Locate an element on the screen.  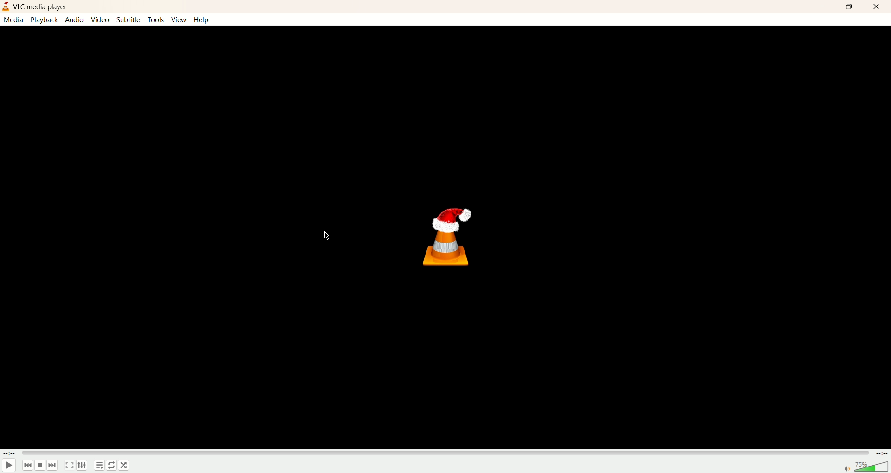
media is located at coordinates (15, 20).